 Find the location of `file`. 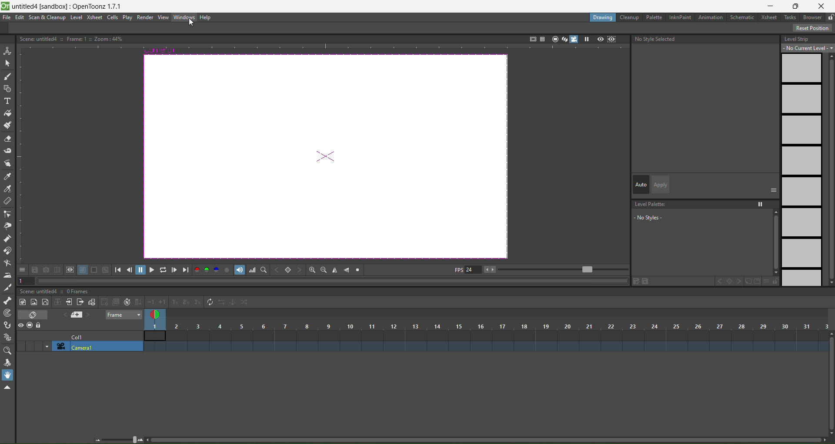

file is located at coordinates (7, 17).